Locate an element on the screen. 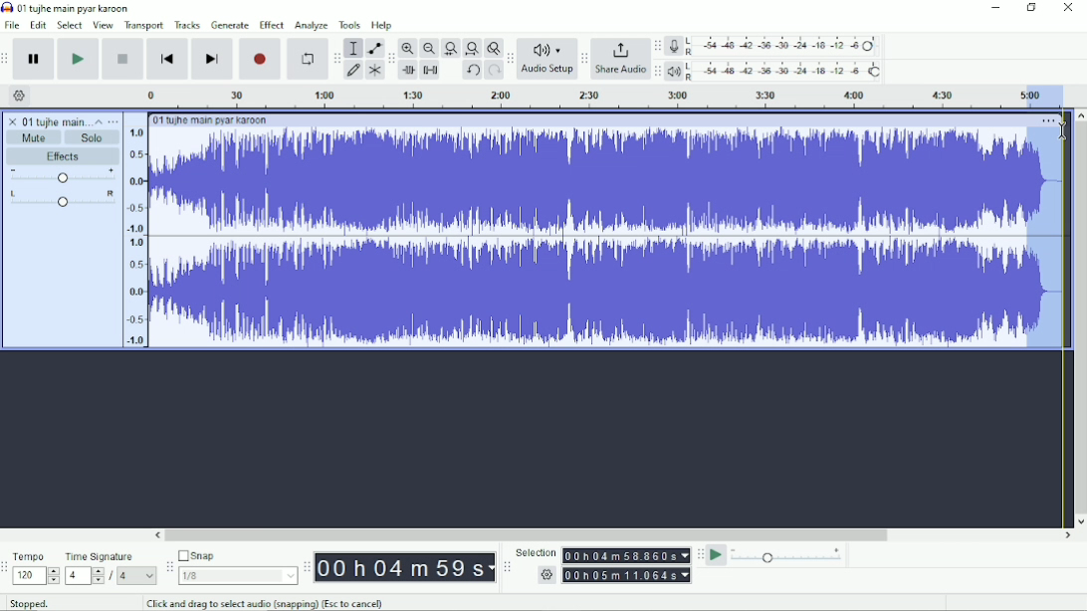  Share Audio is located at coordinates (621, 58).